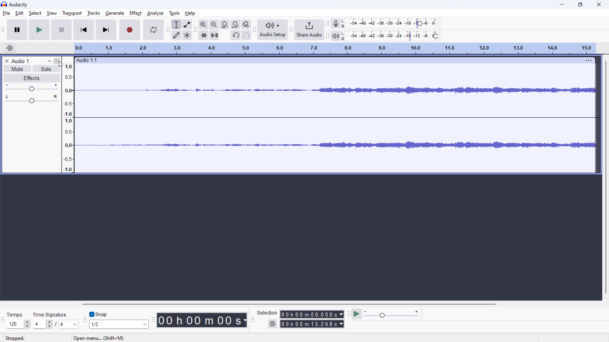 The image size is (609, 342). What do you see at coordinates (32, 99) in the screenshot?
I see `pan: center` at bounding box center [32, 99].